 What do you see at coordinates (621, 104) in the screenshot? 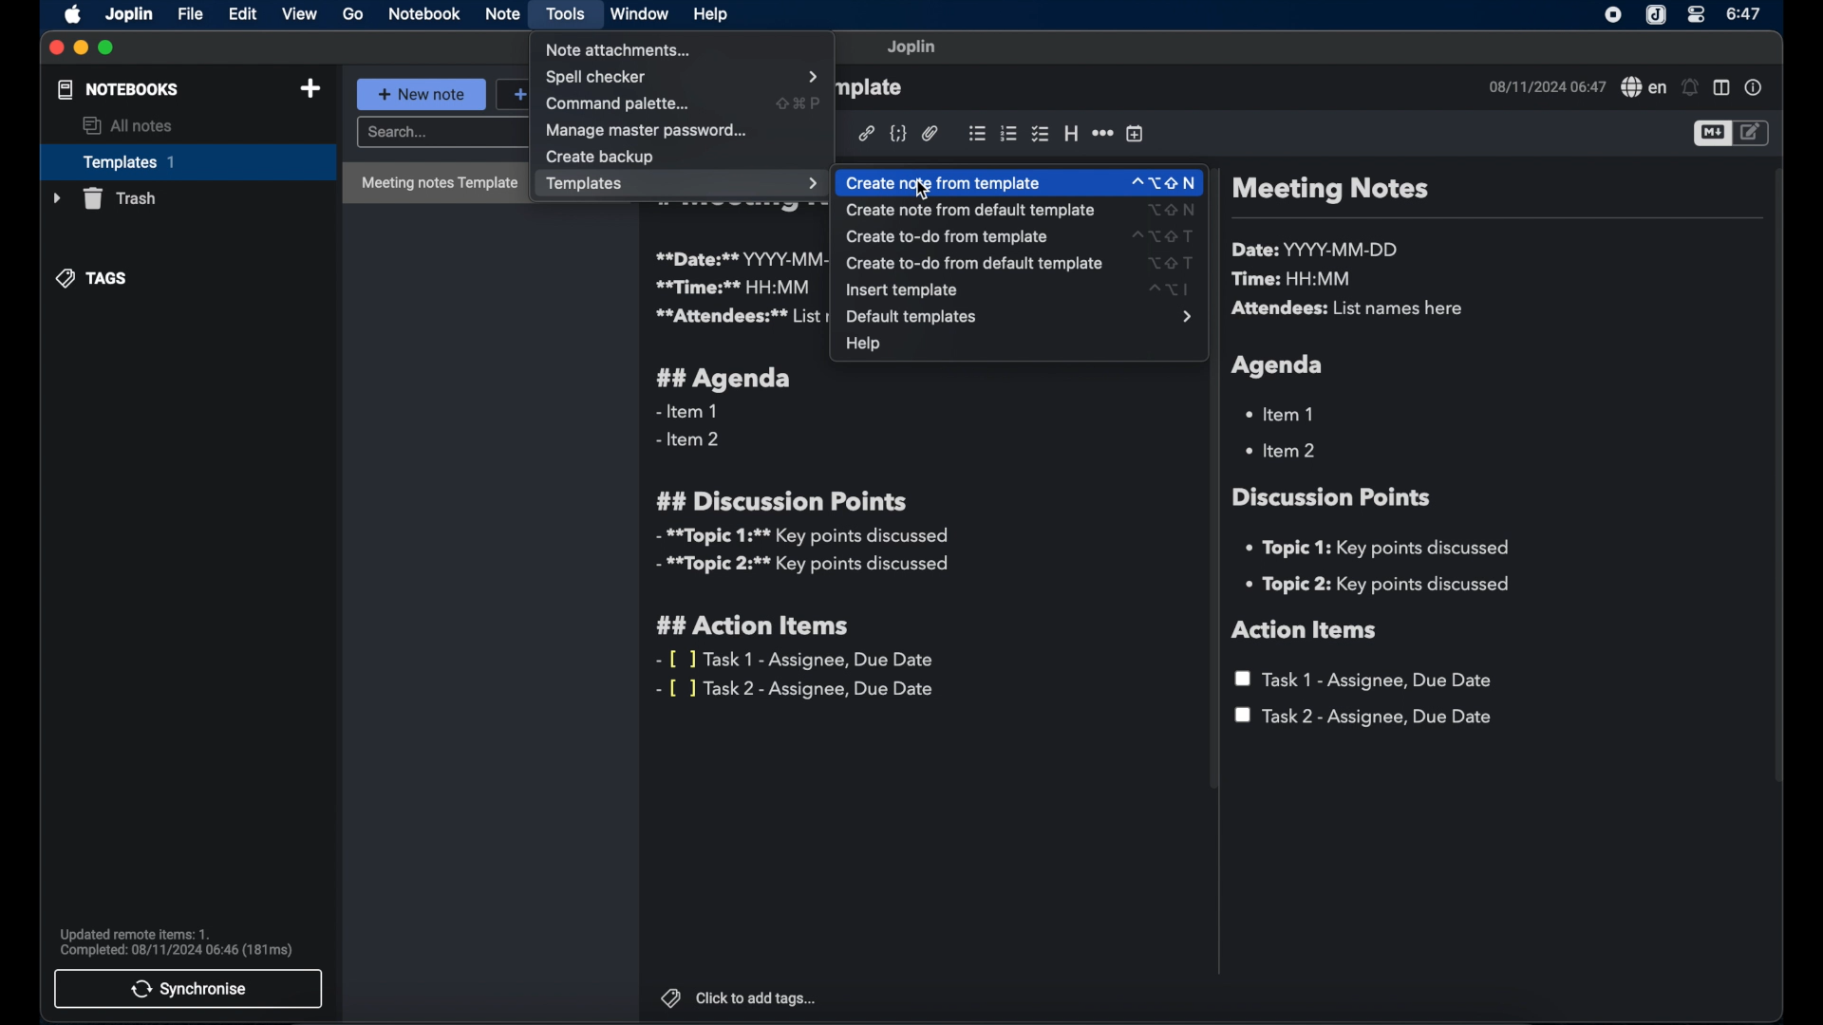
I see `command palette` at bounding box center [621, 104].